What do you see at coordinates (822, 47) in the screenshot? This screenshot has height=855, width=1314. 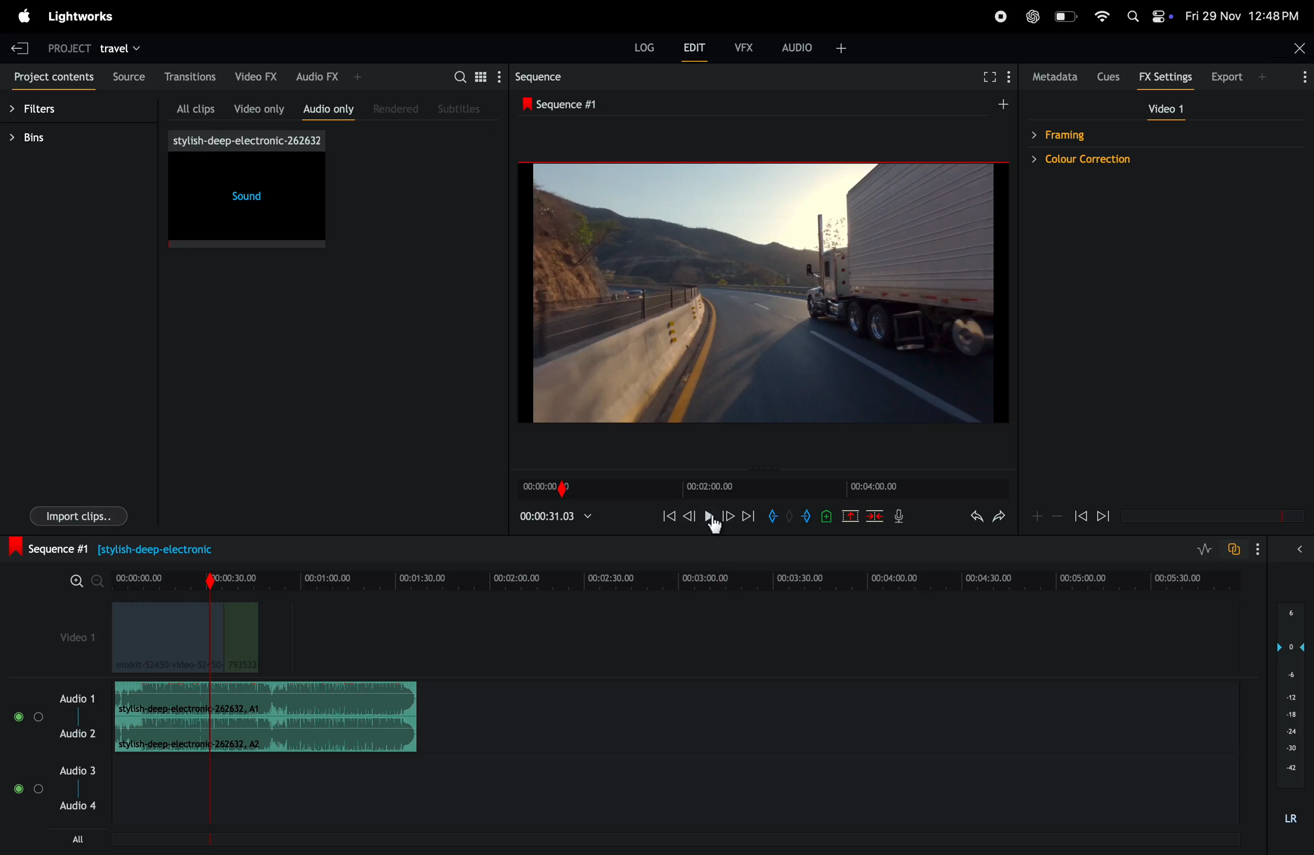 I see `audio` at bounding box center [822, 47].